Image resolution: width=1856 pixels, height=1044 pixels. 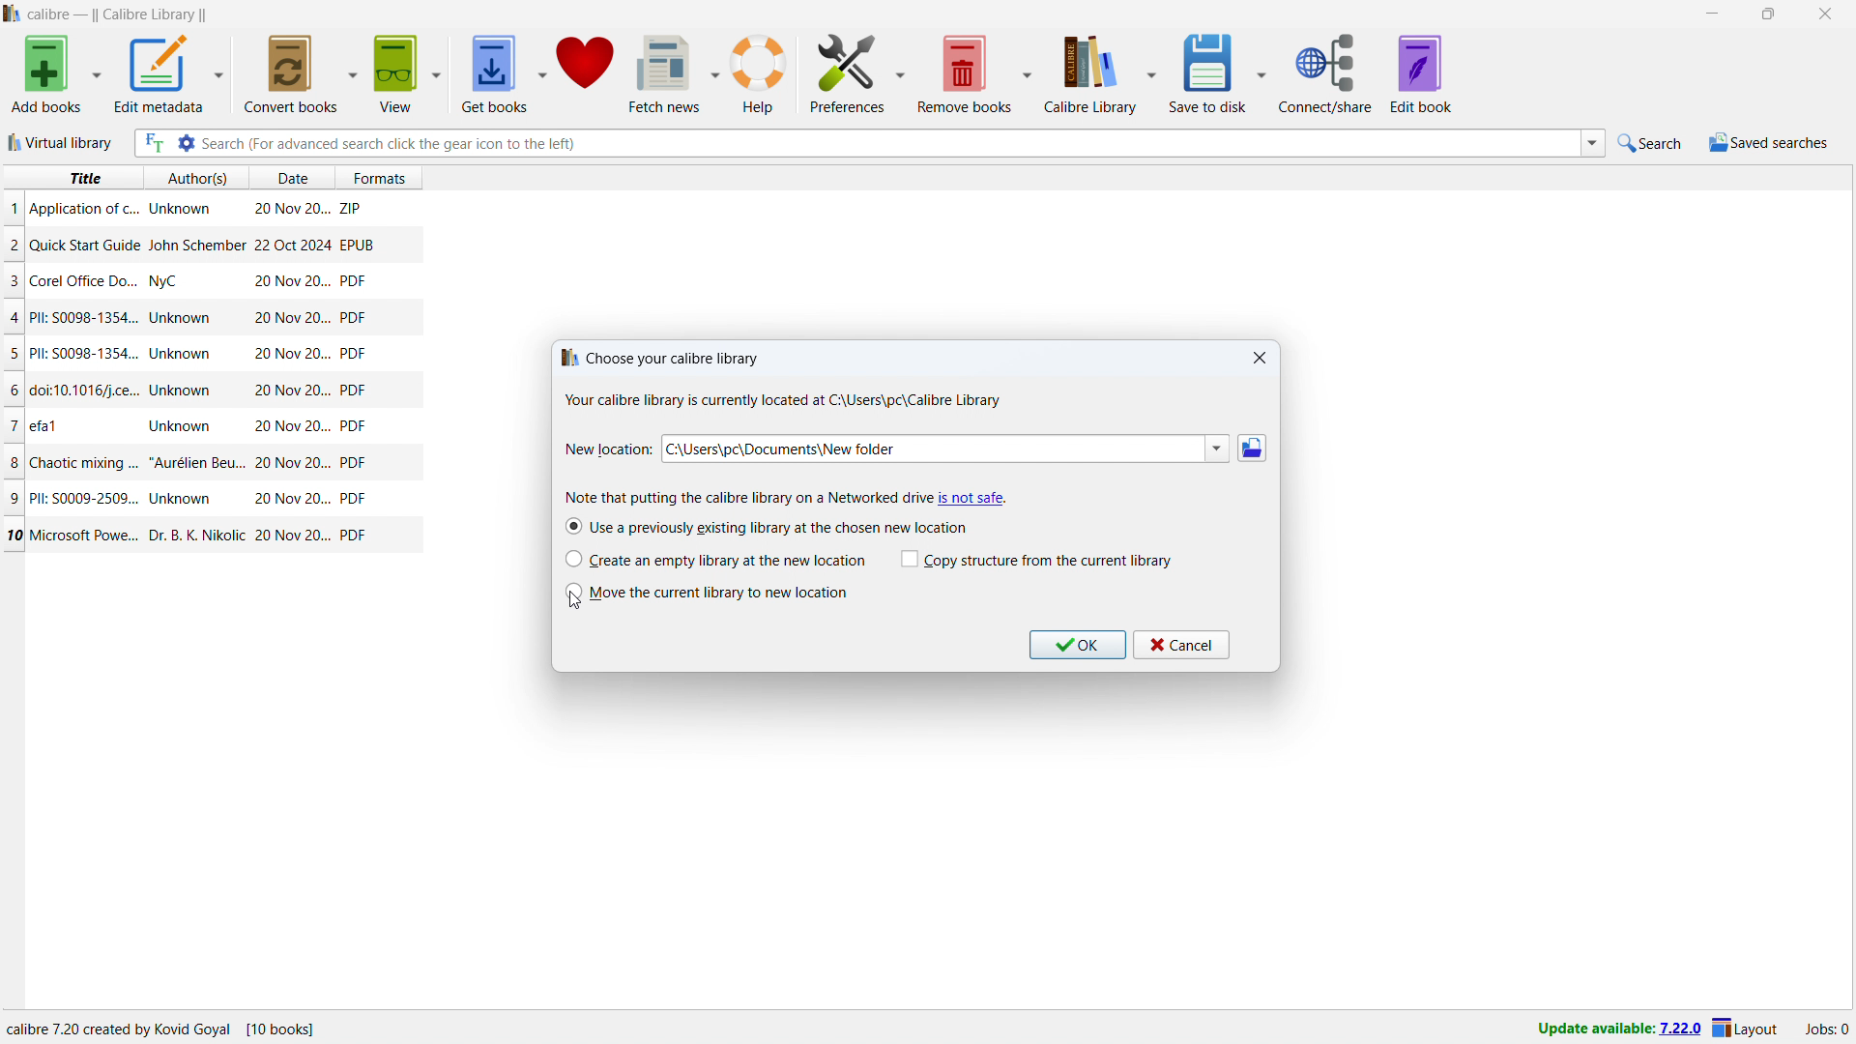 What do you see at coordinates (766, 526) in the screenshot?
I see `use a previously existing library at the chosen new location` at bounding box center [766, 526].